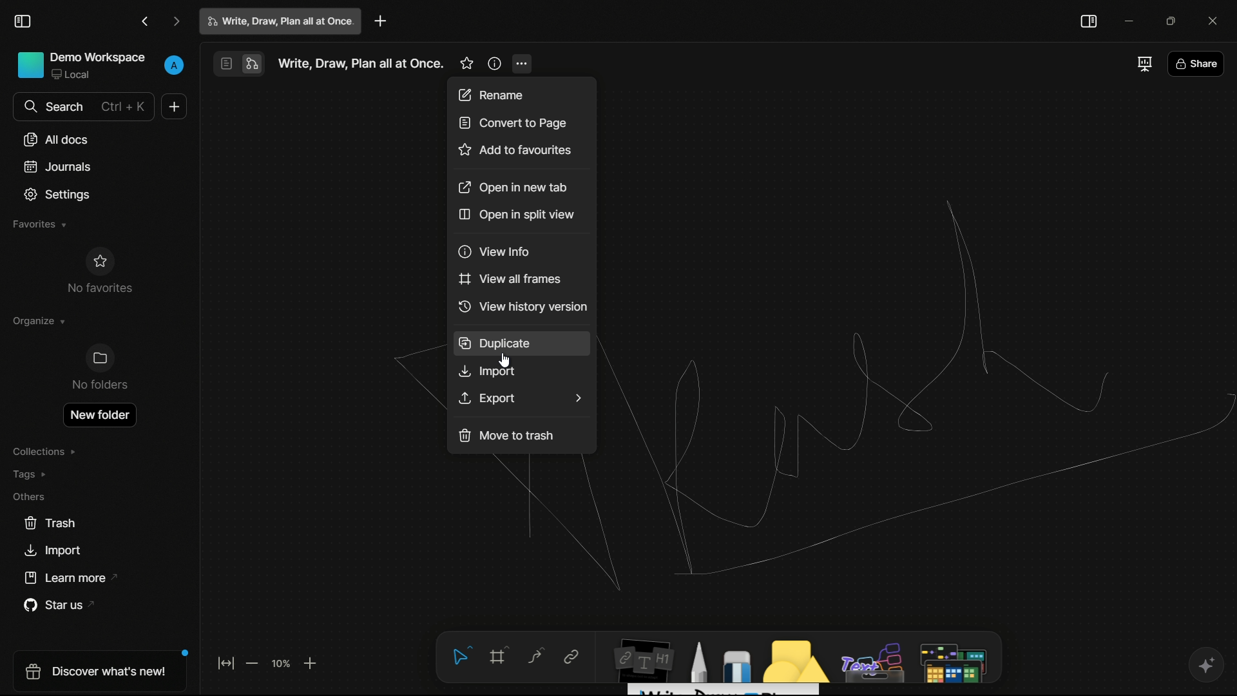  What do you see at coordinates (49, 523) in the screenshot?
I see `trash` at bounding box center [49, 523].